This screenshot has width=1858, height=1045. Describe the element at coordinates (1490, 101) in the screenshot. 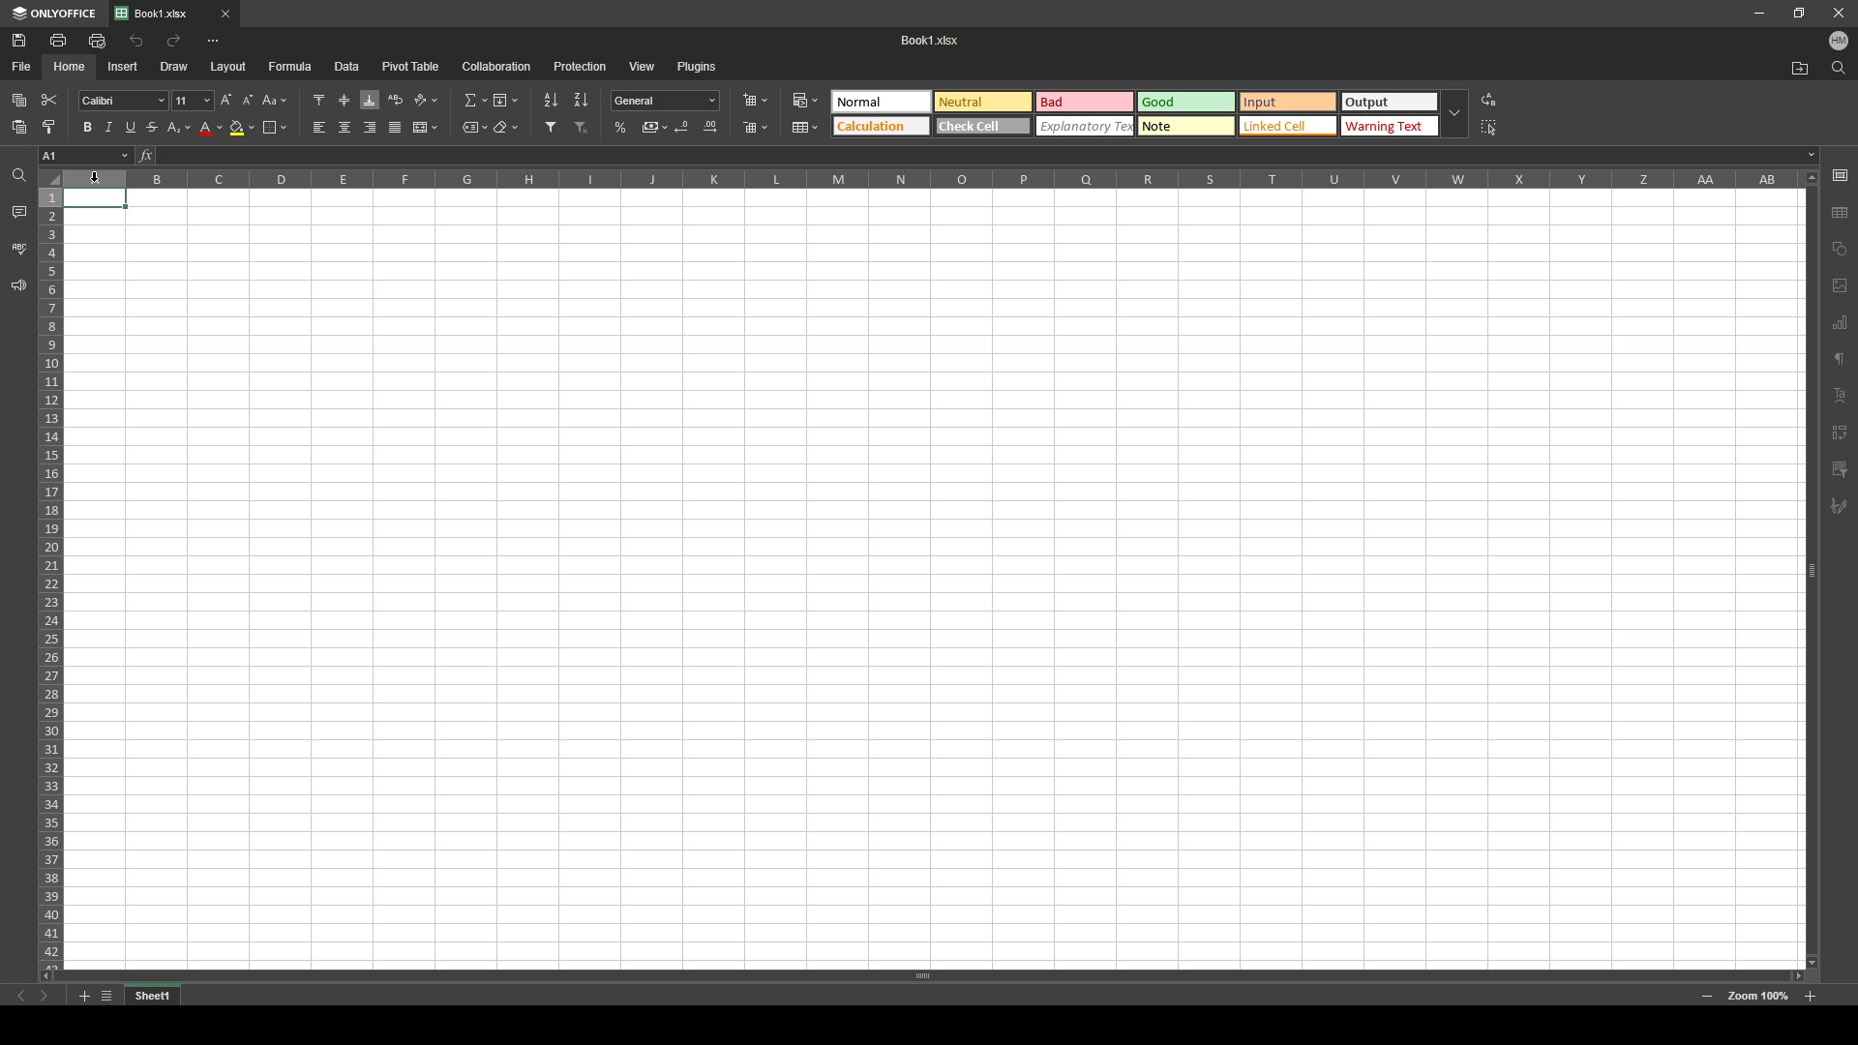

I see `replace` at that location.